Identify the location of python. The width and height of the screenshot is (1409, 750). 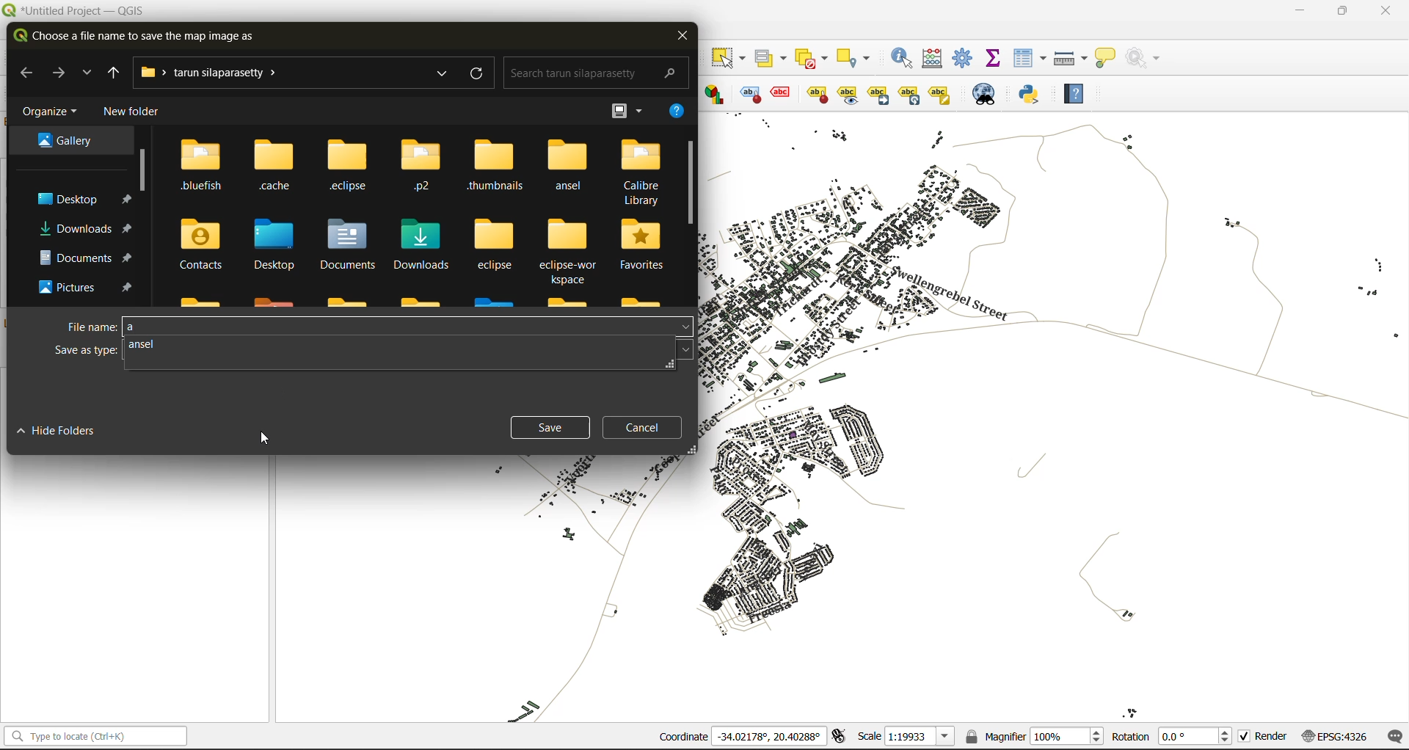
(1035, 95).